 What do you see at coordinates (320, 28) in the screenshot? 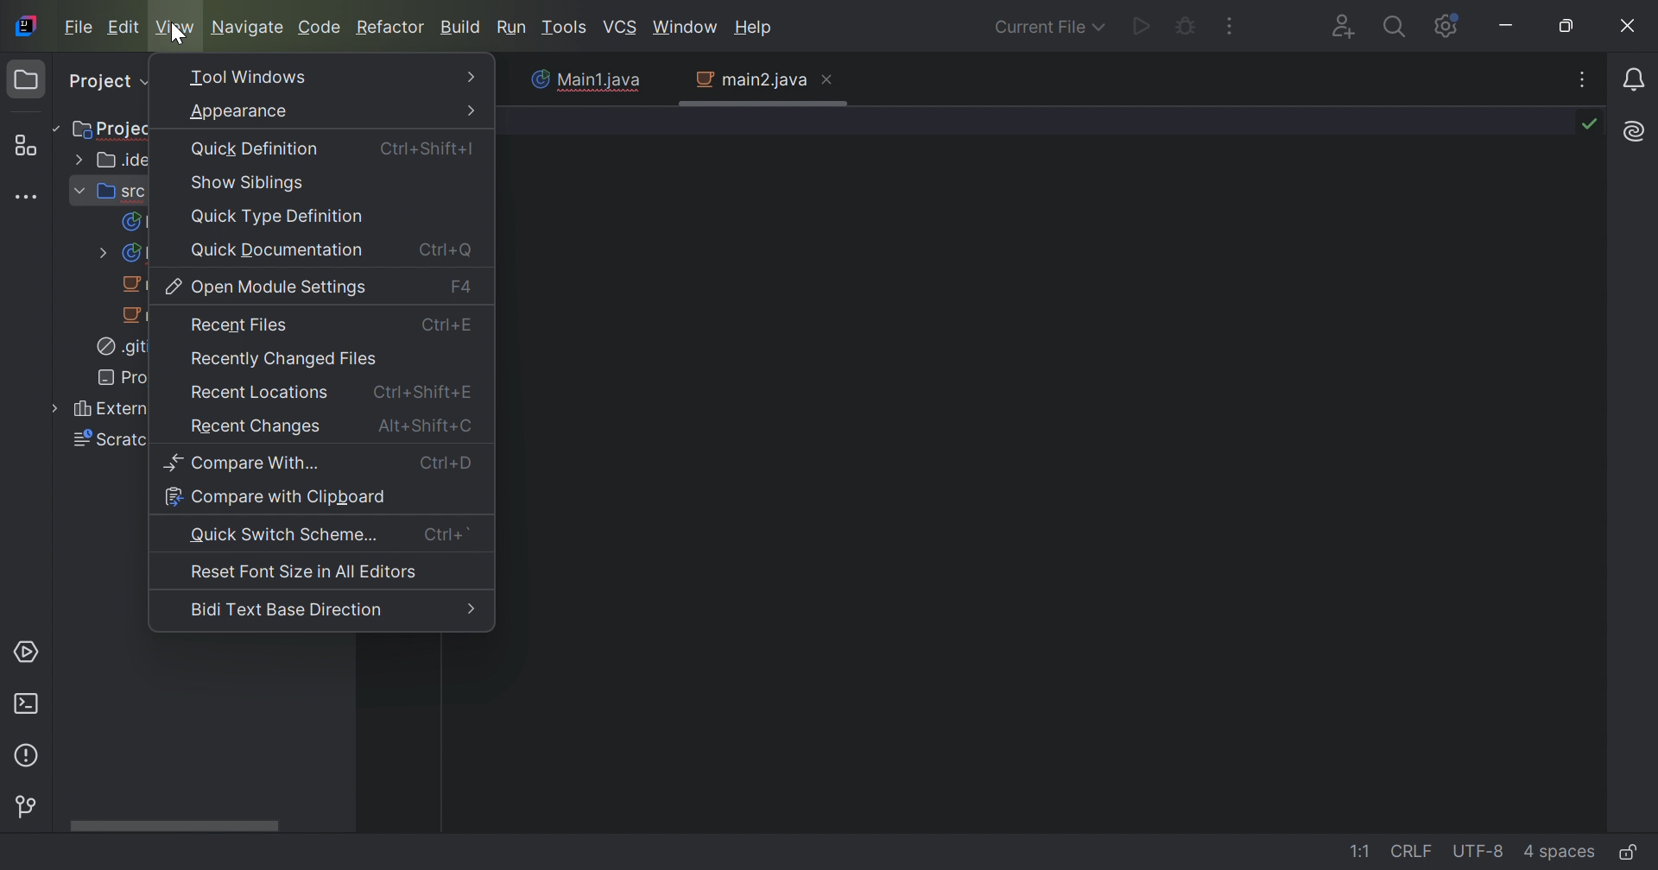
I see `ode` at bounding box center [320, 28].